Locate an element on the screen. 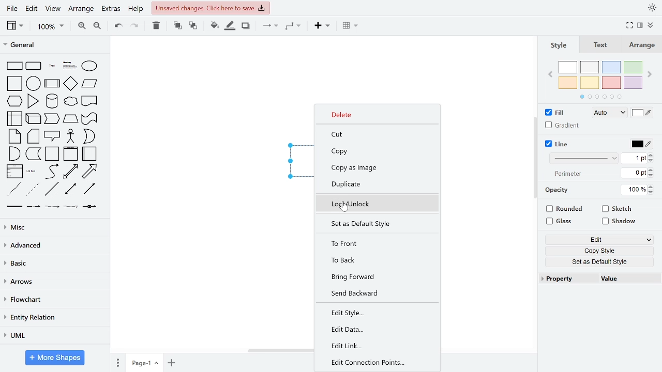  hexagon is located at coordinates (14, 101).